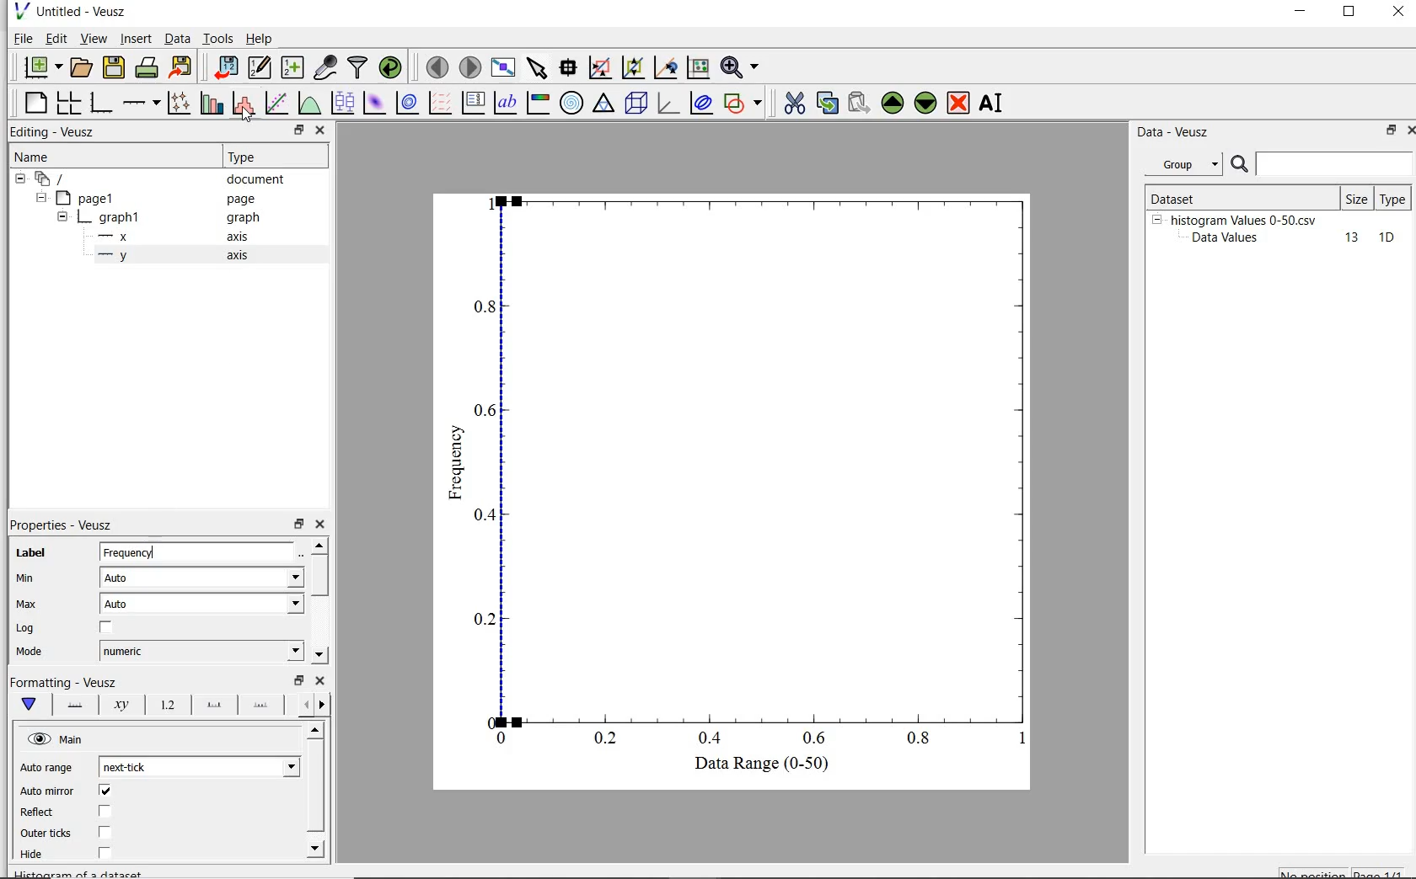 The image size is (1416, 879). Describe the element at coordinates (29, 653) in the screenshot. I see `| Mode` at that location.